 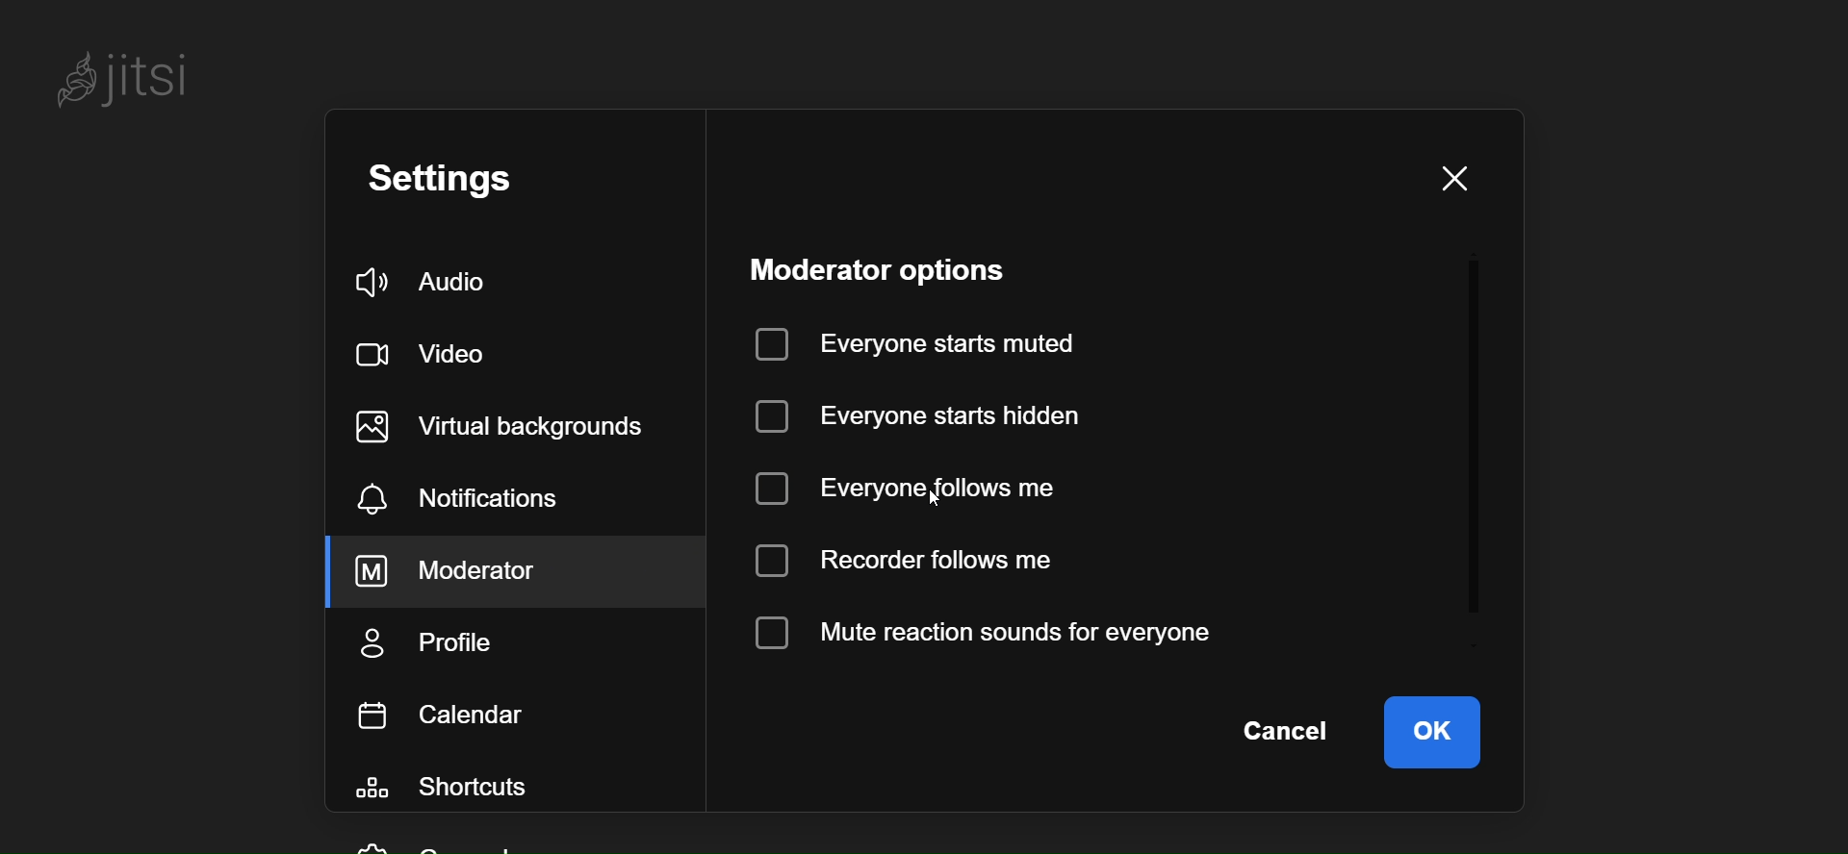 What do you see at coordinates (1431, 730) in the screenshot?
I see `ok` at bounding box center [1431, 730].